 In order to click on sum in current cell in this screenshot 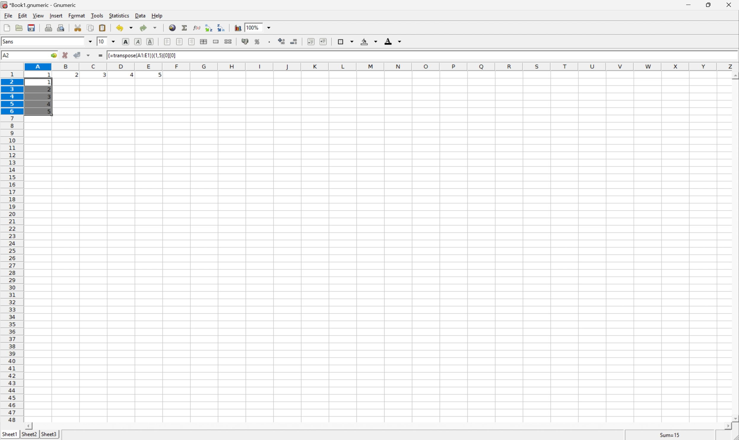, I will do `click(186, 28)`.